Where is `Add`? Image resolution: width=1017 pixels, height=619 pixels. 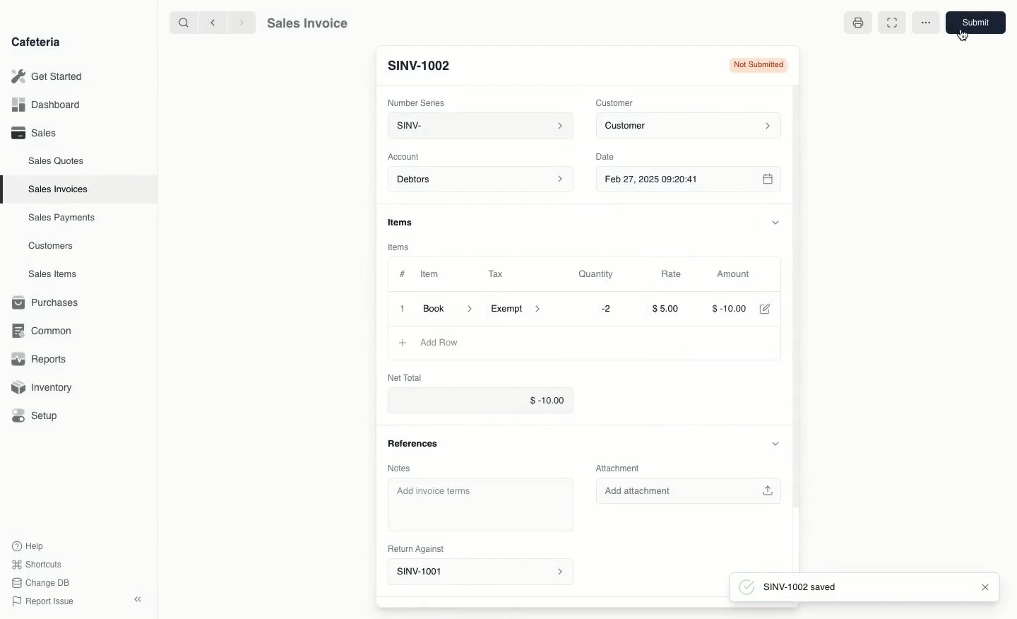
Add is located at coordinates (400, 343).